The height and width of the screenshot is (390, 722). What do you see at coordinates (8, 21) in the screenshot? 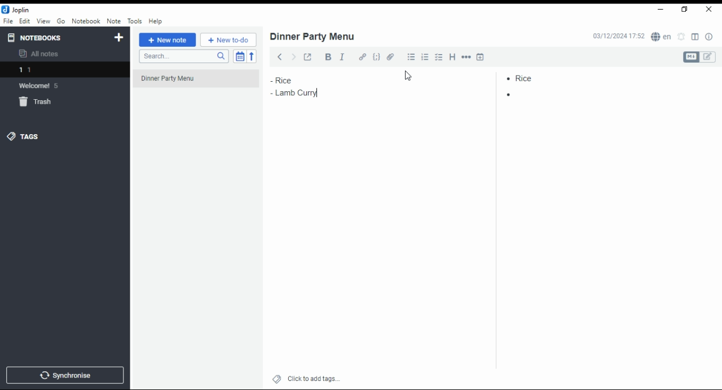
I see `file` at bounding box center [8, 21].